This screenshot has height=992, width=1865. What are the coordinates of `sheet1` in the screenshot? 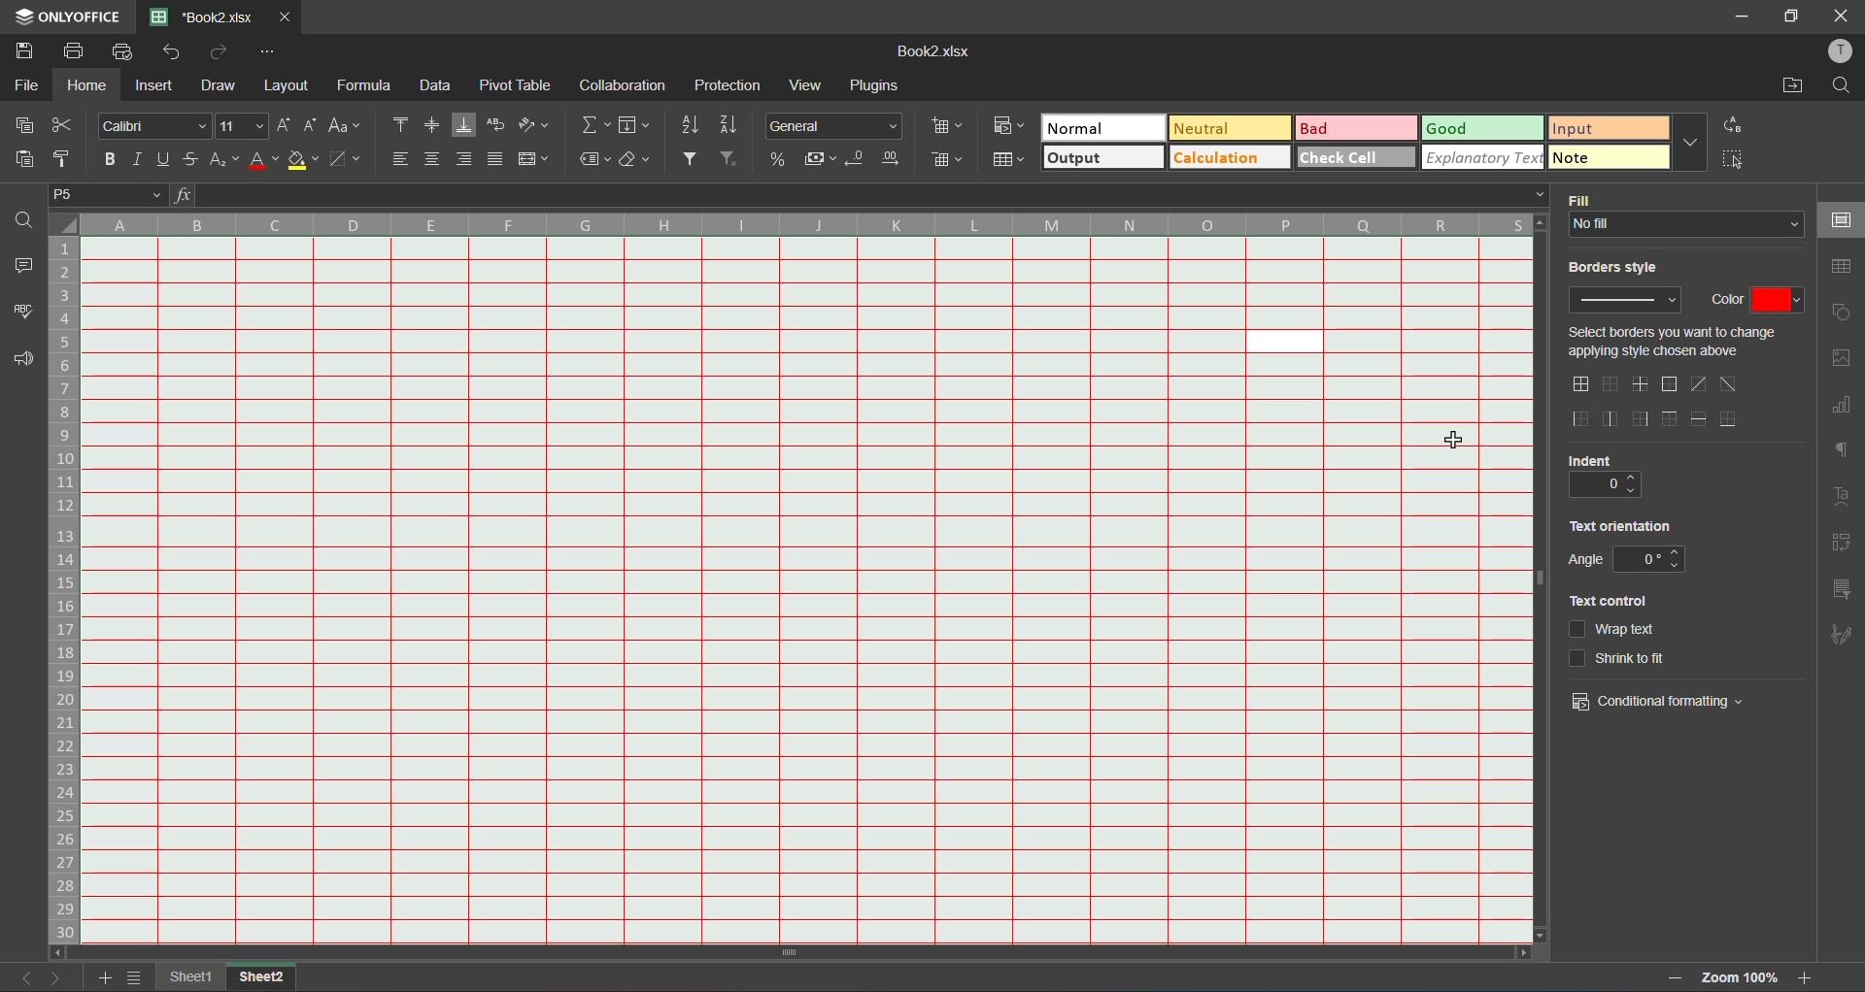 It's located at (188, 975).